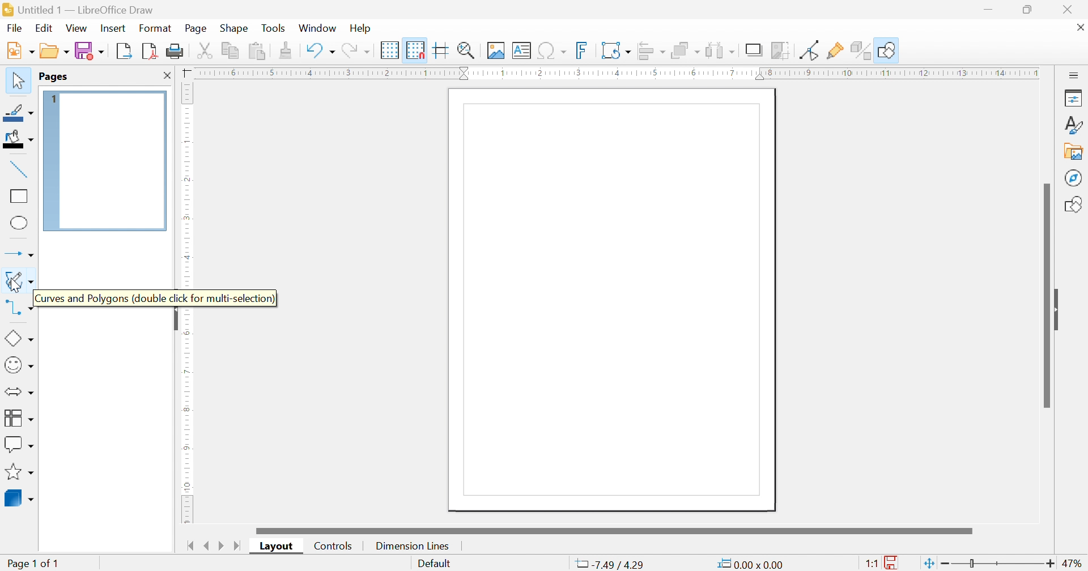 The image size is (1088, 571). Describe the element at coordinates (19, 498) in the screenshot. I see `3D objects` at that location.